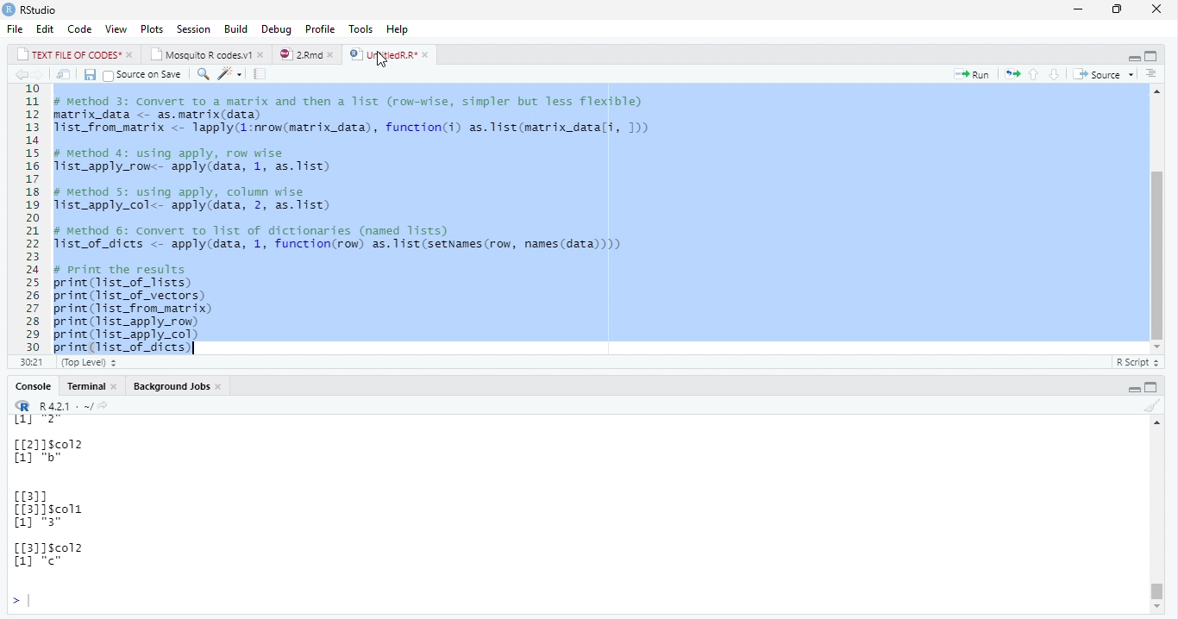 This screenshot has height=619, width=1178. What do you see at coordinates (206, 53) in the screenshot?
I see `Mosquito R codes.v1` at bounding box center [206, 53].